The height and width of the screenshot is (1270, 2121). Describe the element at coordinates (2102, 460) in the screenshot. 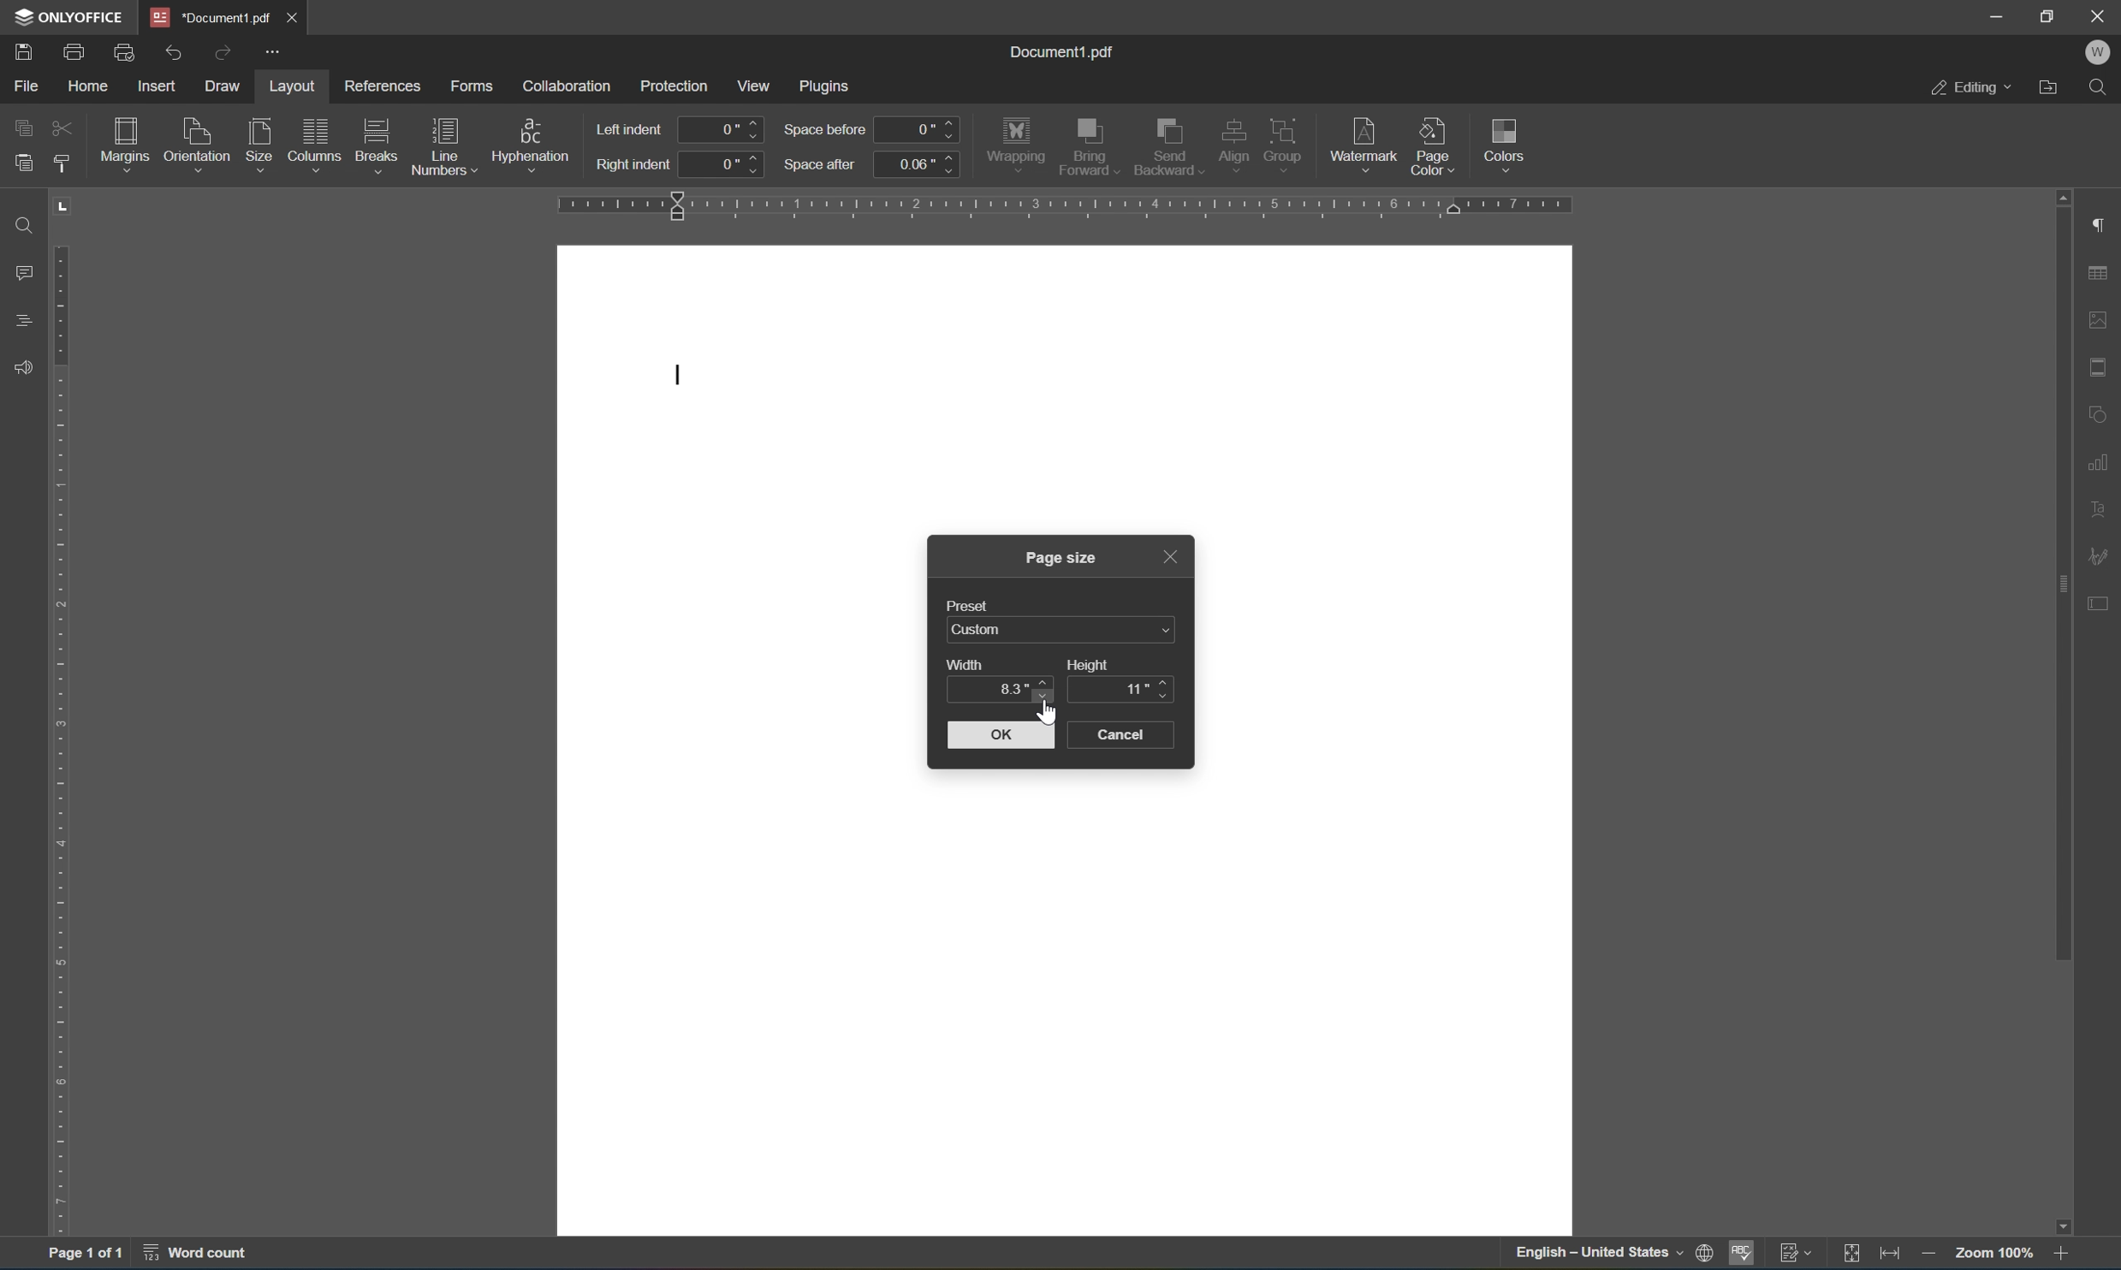

I see `chart settings` at that location.